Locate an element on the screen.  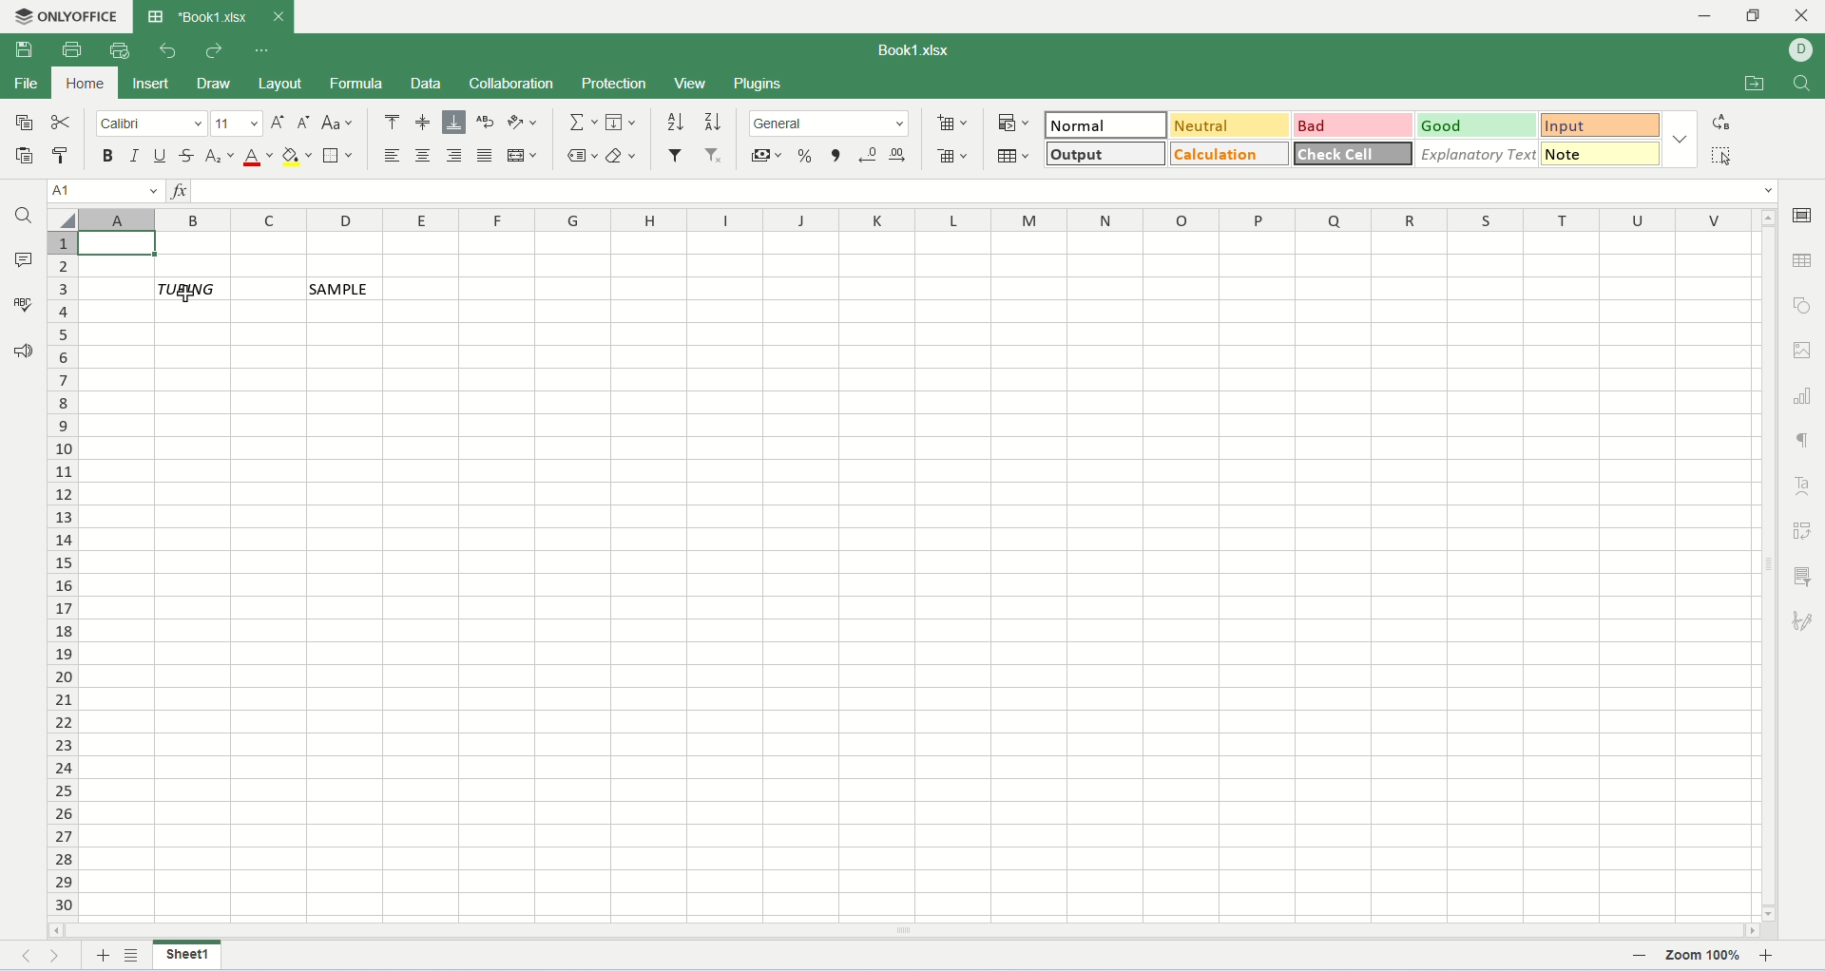
paste is located at coordinates (19, 156).